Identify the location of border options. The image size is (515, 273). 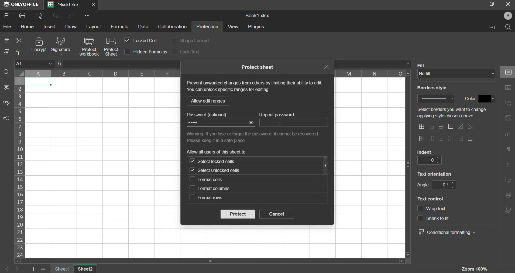
(431, 138).